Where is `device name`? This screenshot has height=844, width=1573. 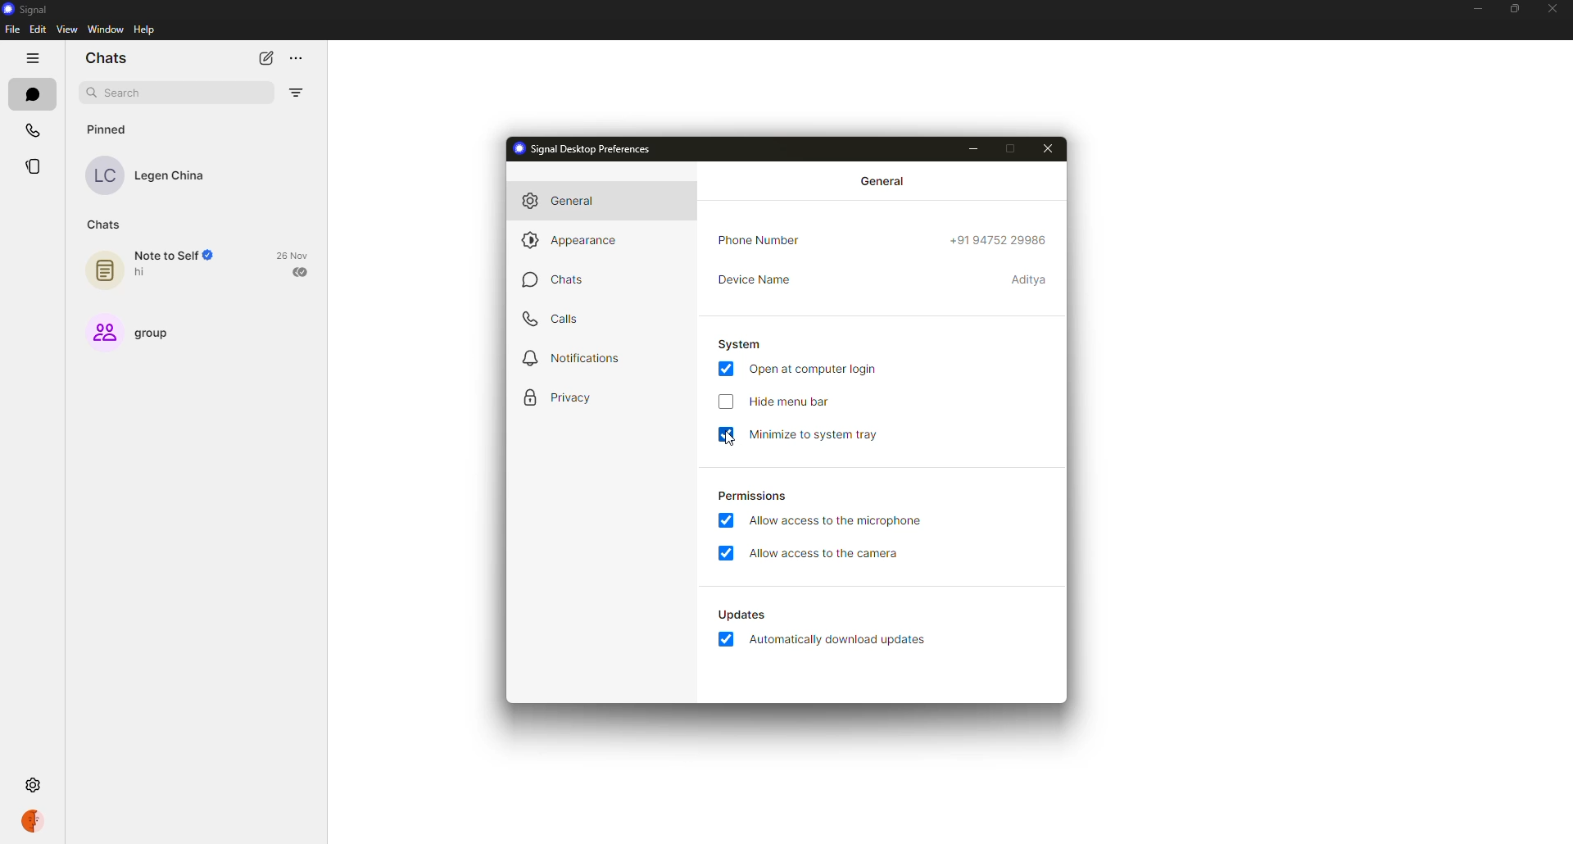
device name is located at coordinates (1030, 280).